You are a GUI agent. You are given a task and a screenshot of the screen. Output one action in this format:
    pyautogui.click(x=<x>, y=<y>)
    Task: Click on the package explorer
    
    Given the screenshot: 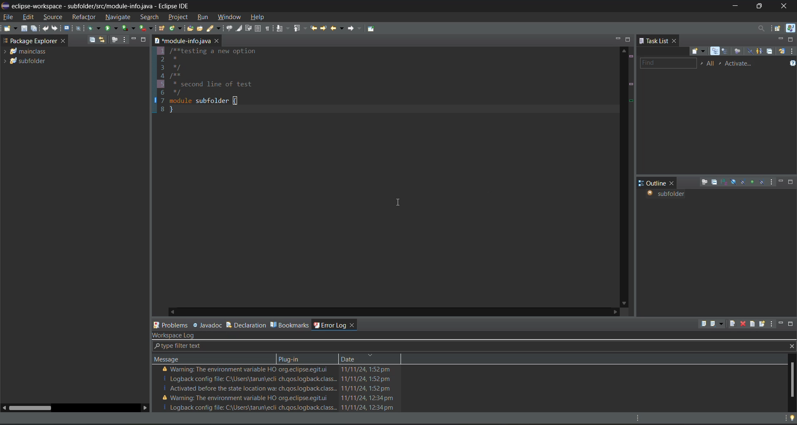 What is the action you would take?
    pyautogui.click(x=29, y=40)
    